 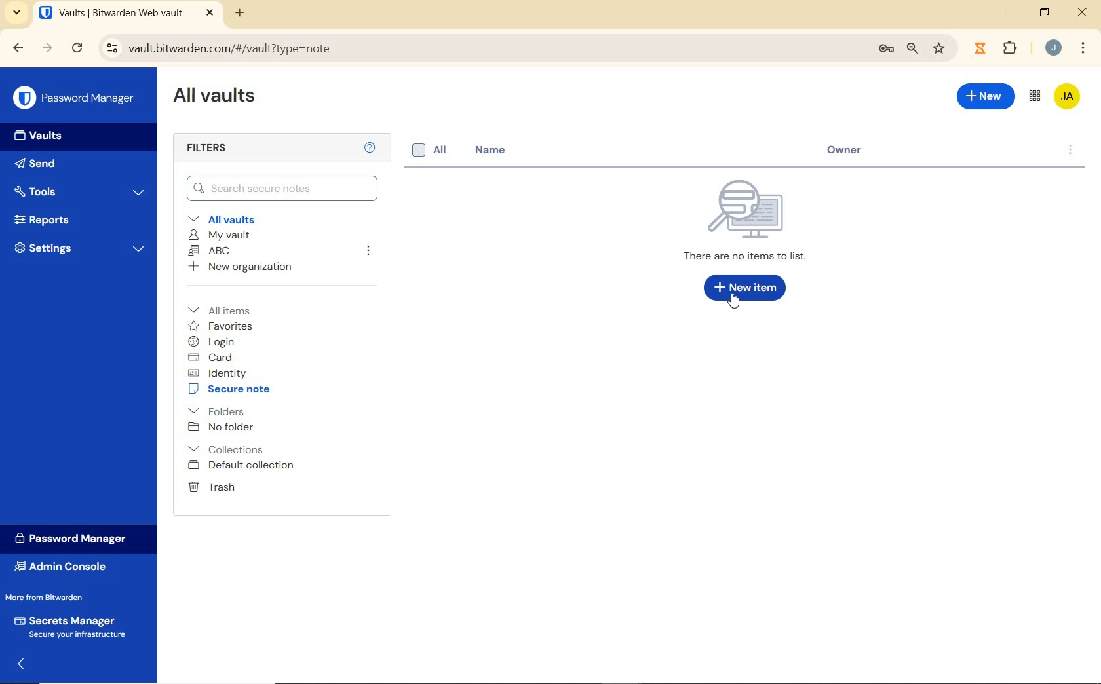 I want to click on All Vaults, so click(x=215, y=98).